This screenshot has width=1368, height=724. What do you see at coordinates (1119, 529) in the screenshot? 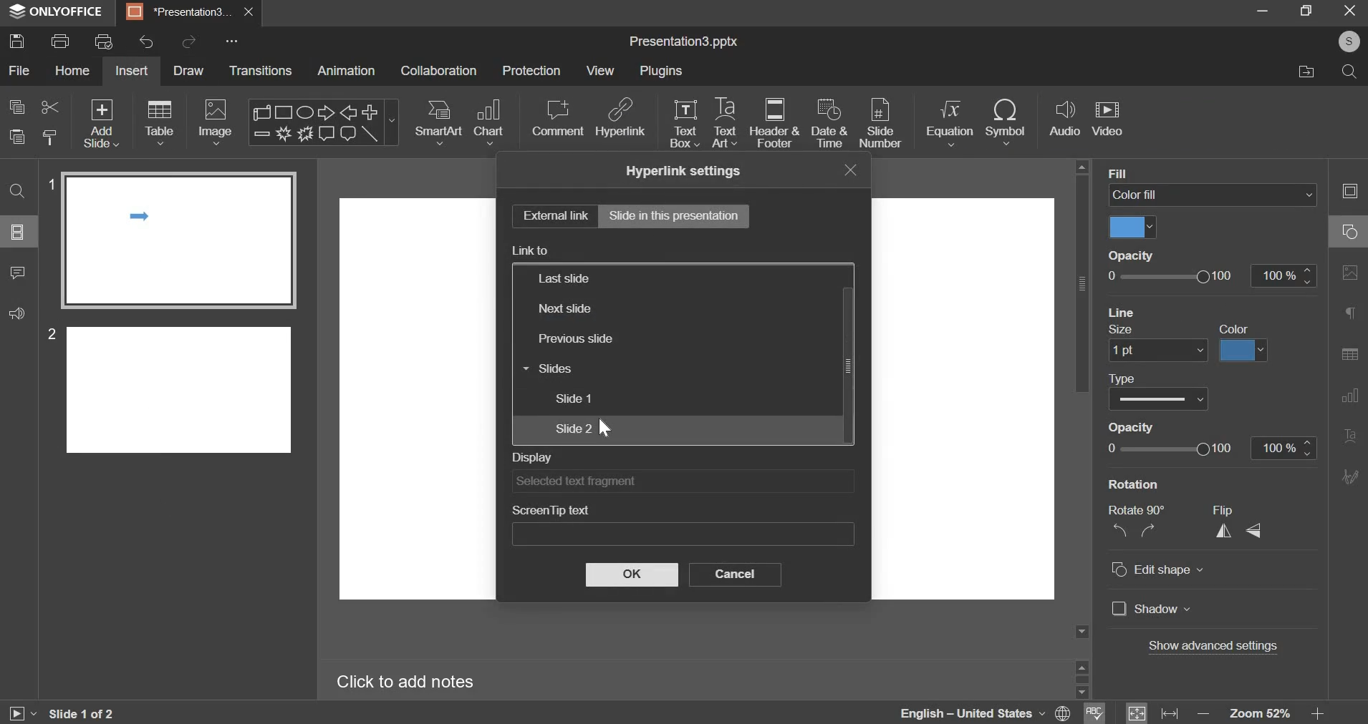
I see `rotate anti-clockwise` at bounding box center [1119, 529].